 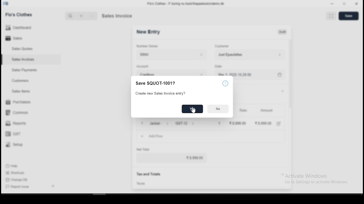 I want to click on FB, so click(x=10, y=3).